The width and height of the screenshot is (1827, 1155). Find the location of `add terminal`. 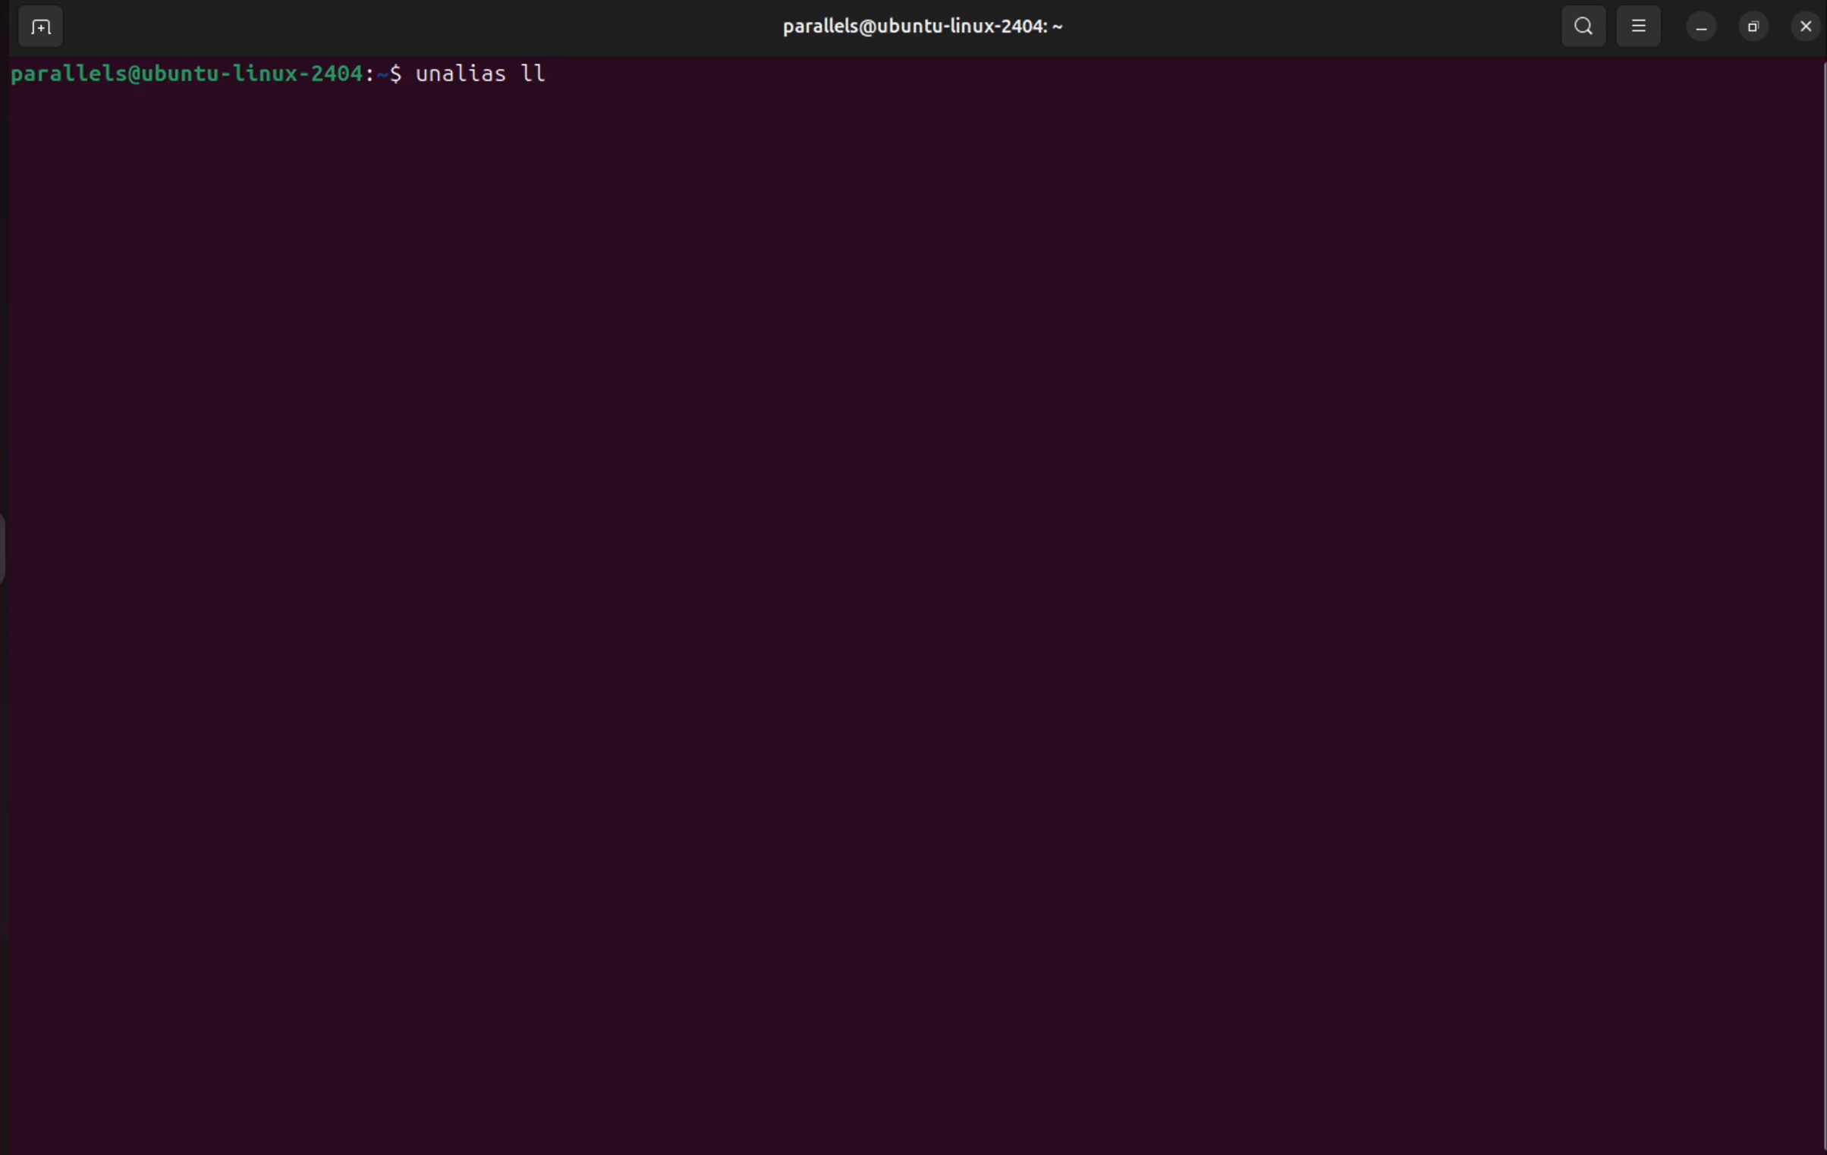

add terminal is located at coordinates (36, 30).